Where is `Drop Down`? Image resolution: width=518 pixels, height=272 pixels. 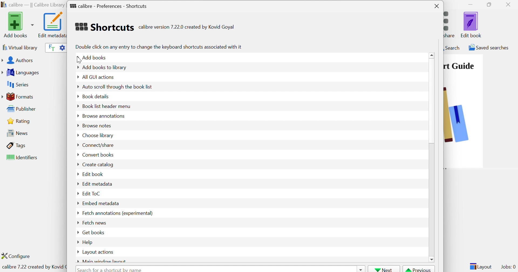
Drop Down is located at coordinates (76, 87).